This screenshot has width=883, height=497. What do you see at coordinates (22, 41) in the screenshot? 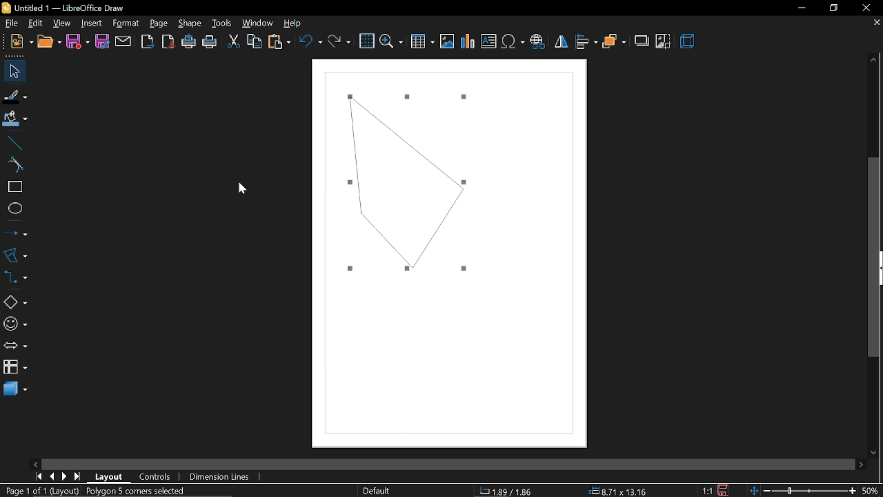
I see `new` at bounding box center [22, 41].